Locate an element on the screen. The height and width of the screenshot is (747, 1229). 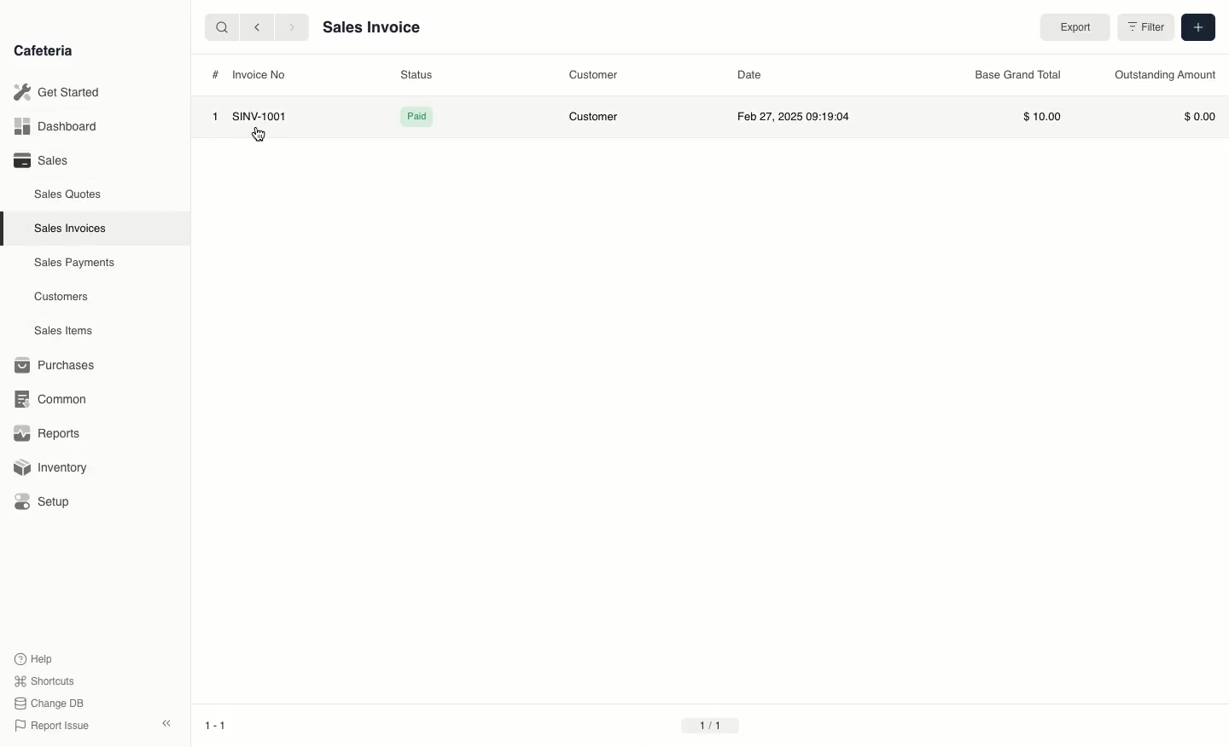
Inventory is located at coordinates (52, 470).